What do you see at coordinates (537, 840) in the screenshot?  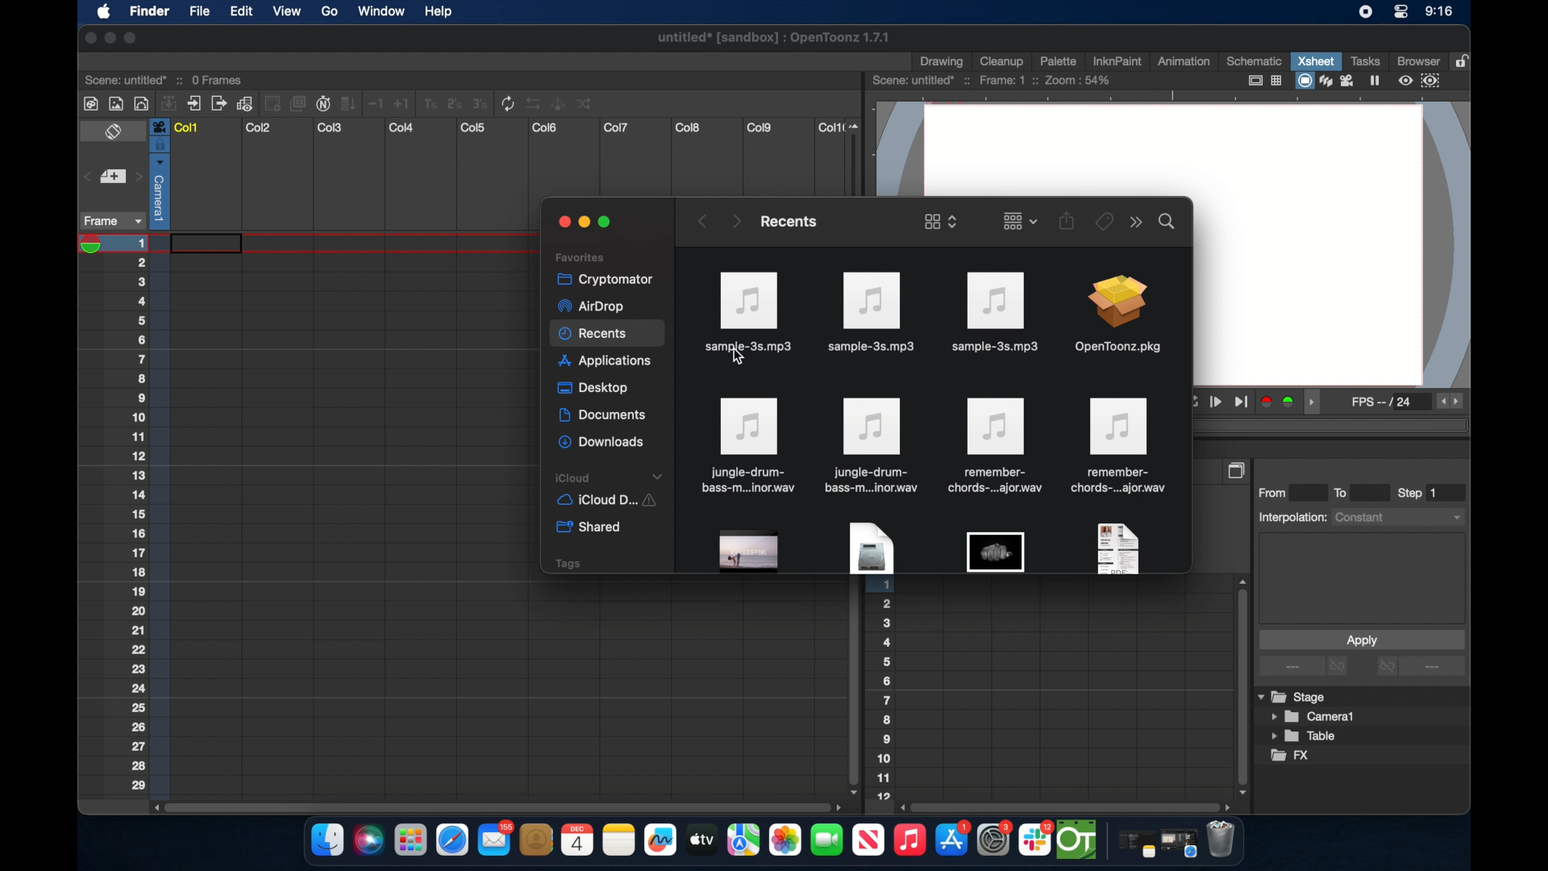 I see `contacts` at bounding box center [537, 840].